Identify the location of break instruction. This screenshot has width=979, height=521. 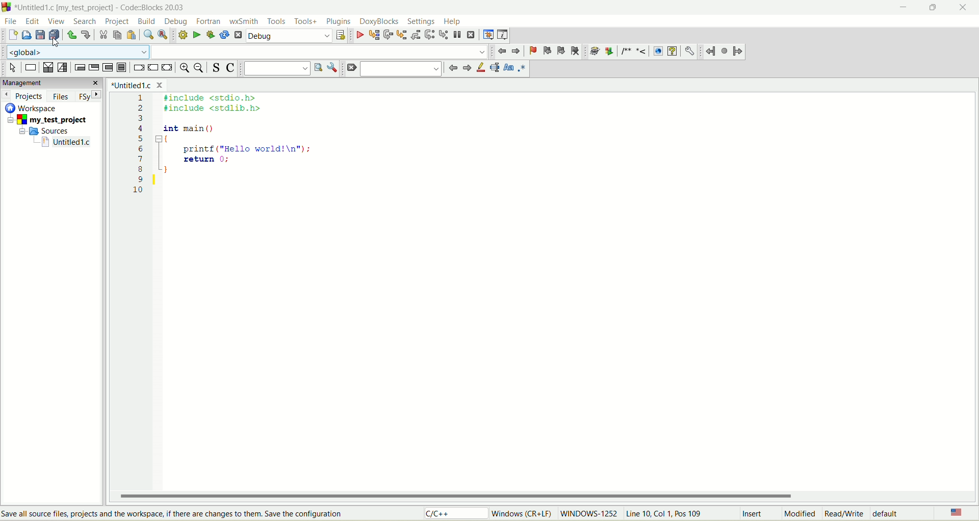
(138, 67).